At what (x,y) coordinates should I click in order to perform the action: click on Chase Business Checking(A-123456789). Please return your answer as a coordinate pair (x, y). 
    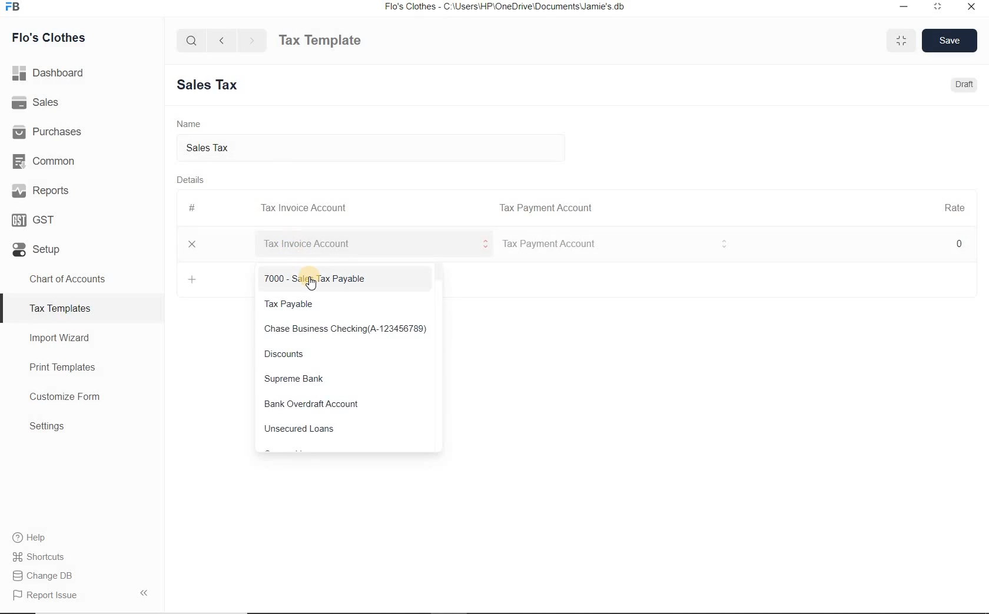
    Looking at the image, I should click on (347, 330).